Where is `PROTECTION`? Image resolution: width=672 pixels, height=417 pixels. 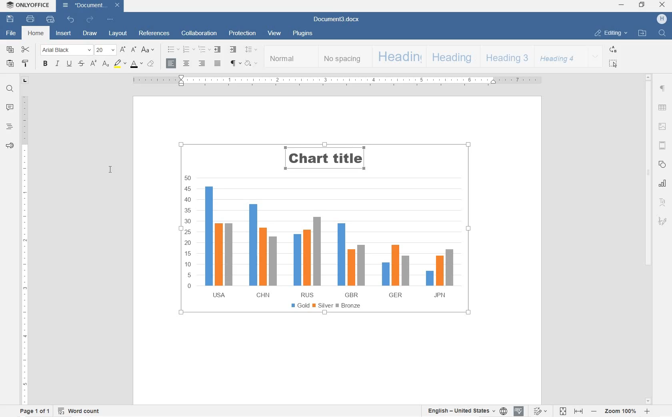
PROTECTION is located at coordinates (241, 33).